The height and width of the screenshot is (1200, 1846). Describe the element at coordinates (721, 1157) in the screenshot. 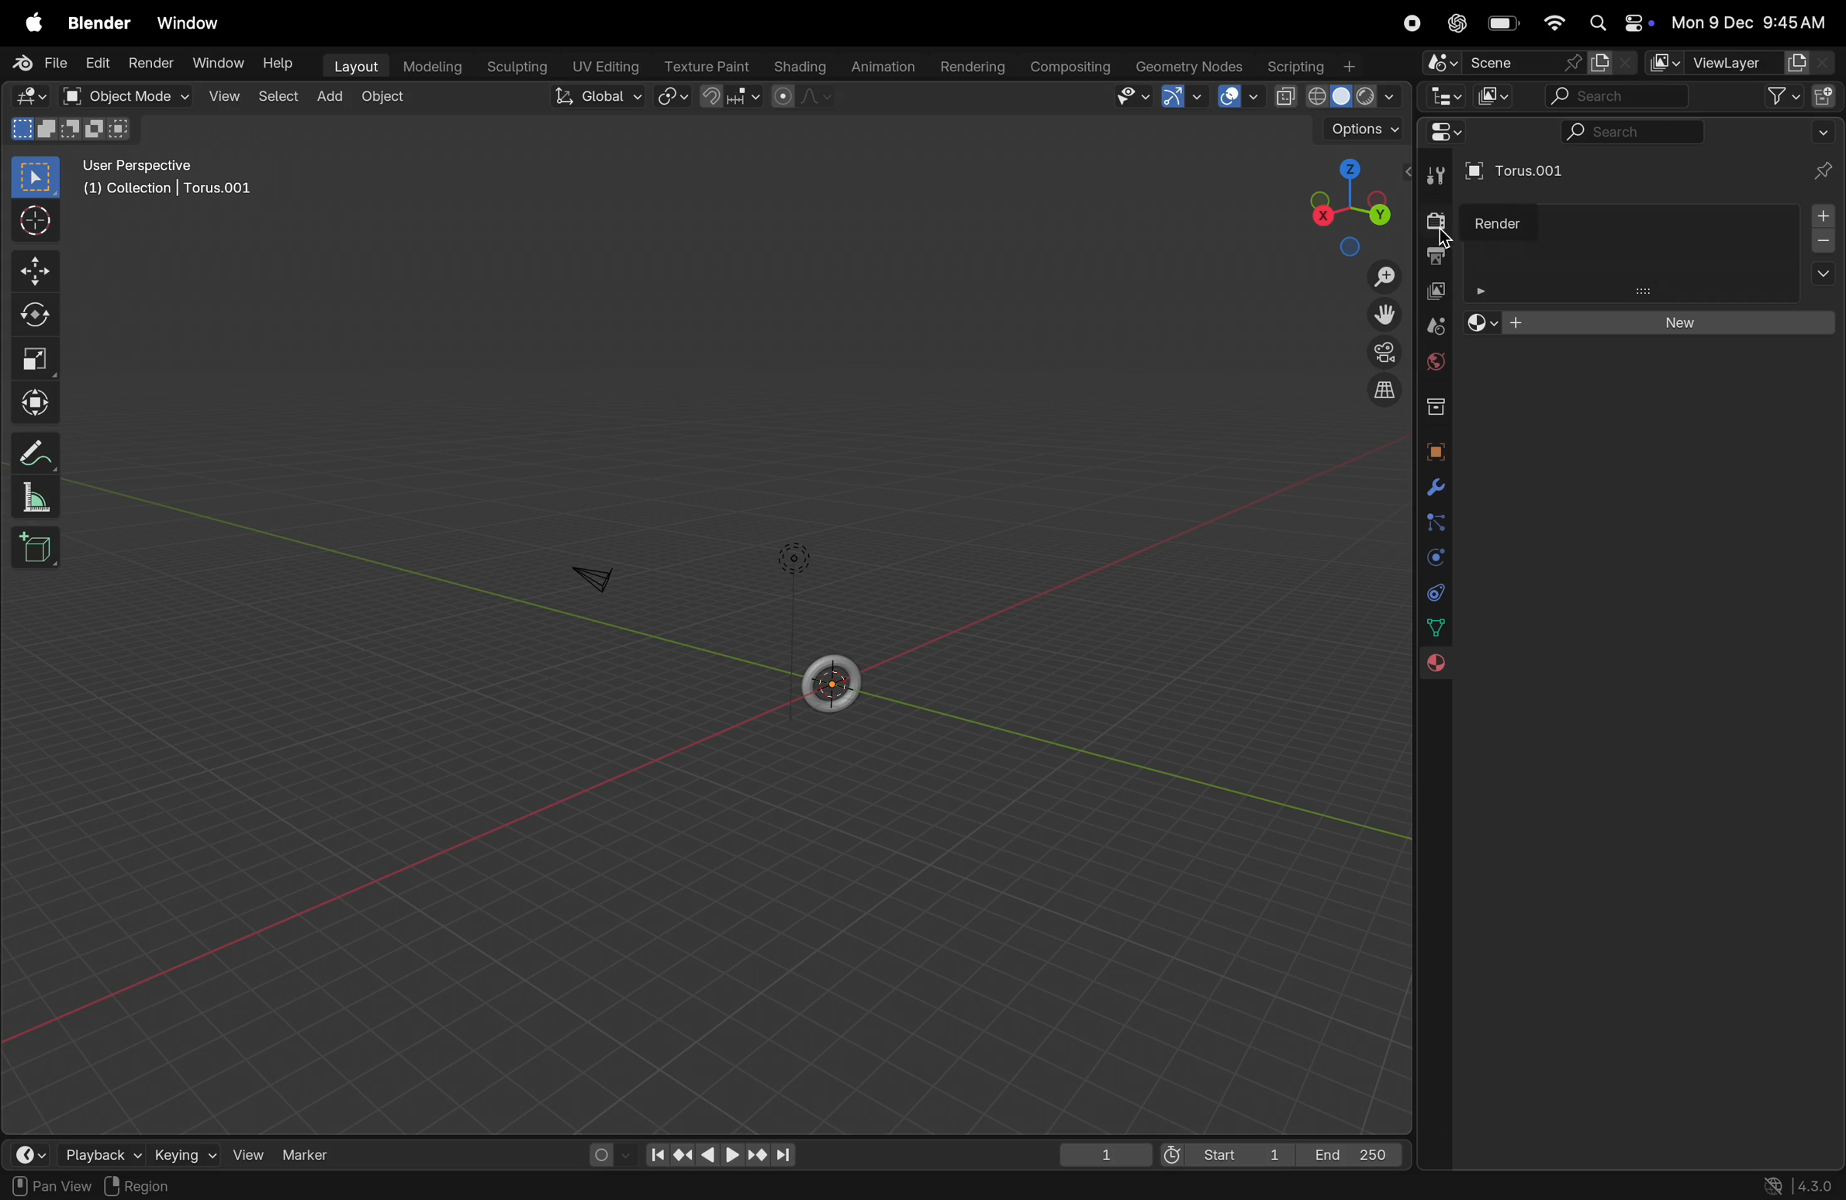

I see `play back controls` at that location.